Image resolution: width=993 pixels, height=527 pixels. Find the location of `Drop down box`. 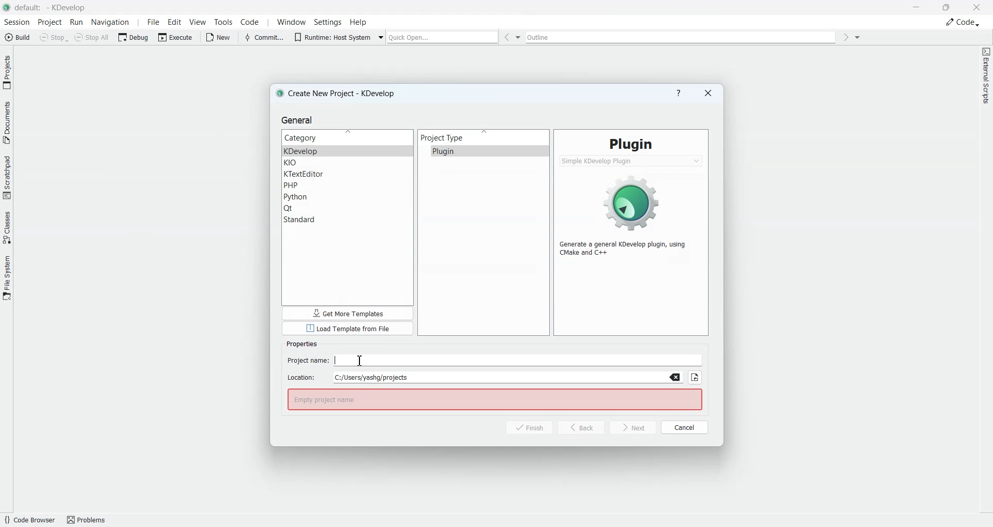

Drop down box is located at coordinates (382, 36).